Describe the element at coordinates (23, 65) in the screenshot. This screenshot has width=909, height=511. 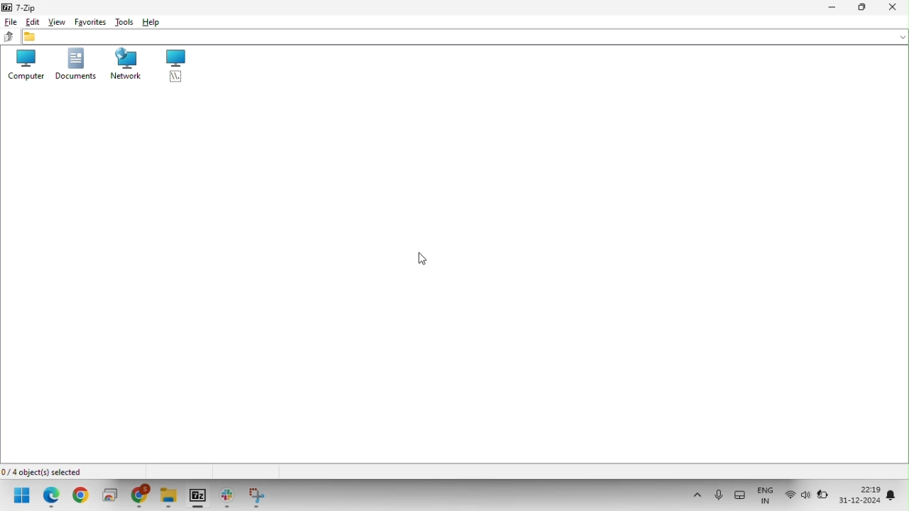
I see `Computer` at that location.